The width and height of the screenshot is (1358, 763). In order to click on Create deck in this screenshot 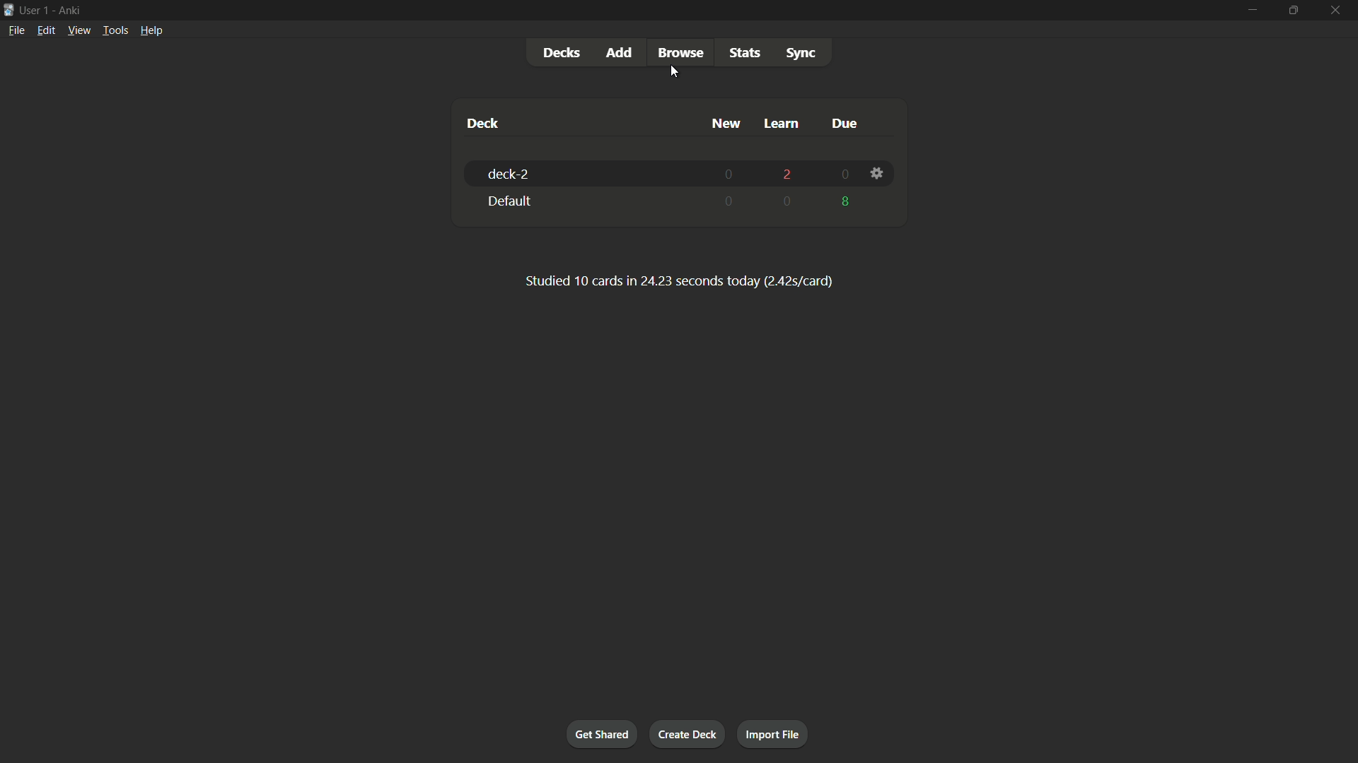, I will do `click(688, 733)`.